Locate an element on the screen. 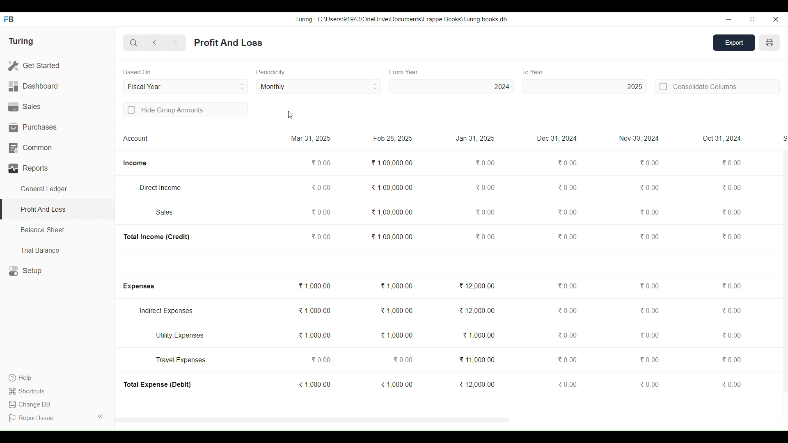 The image size is (788, 443). Jan 31, 2025 is located at coordinates (476, 138).